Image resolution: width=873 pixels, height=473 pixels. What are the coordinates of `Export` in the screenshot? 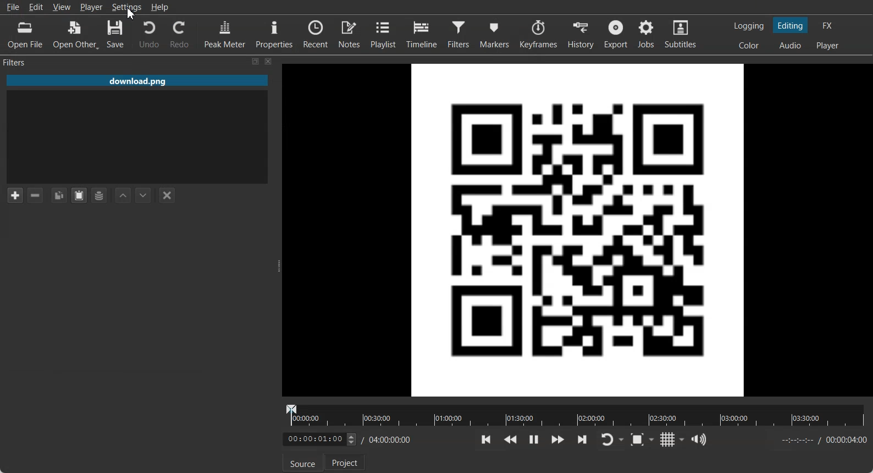 It's located at (616, 34).